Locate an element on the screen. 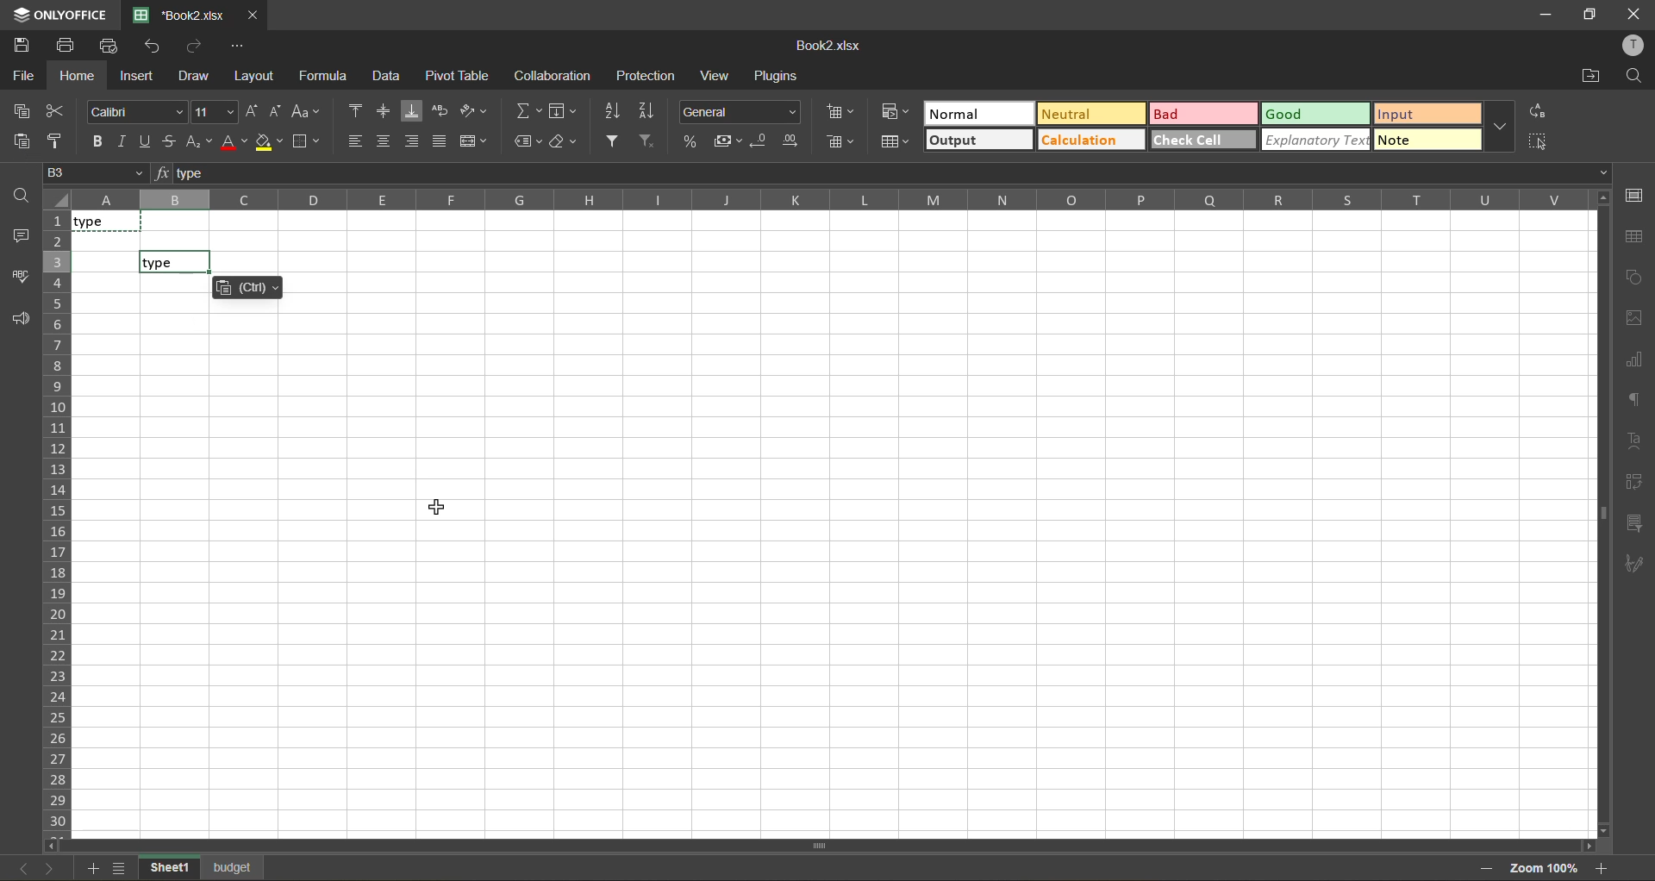 This screenshot has height=881, width=1655. row numbers is located at coordinates (57, 523).